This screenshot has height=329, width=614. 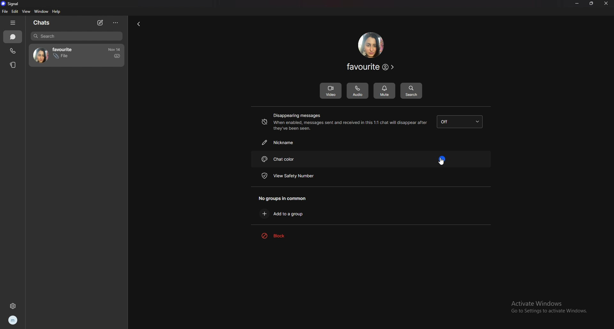 I want to click on disappearing messages, so click(x=459, y=121).